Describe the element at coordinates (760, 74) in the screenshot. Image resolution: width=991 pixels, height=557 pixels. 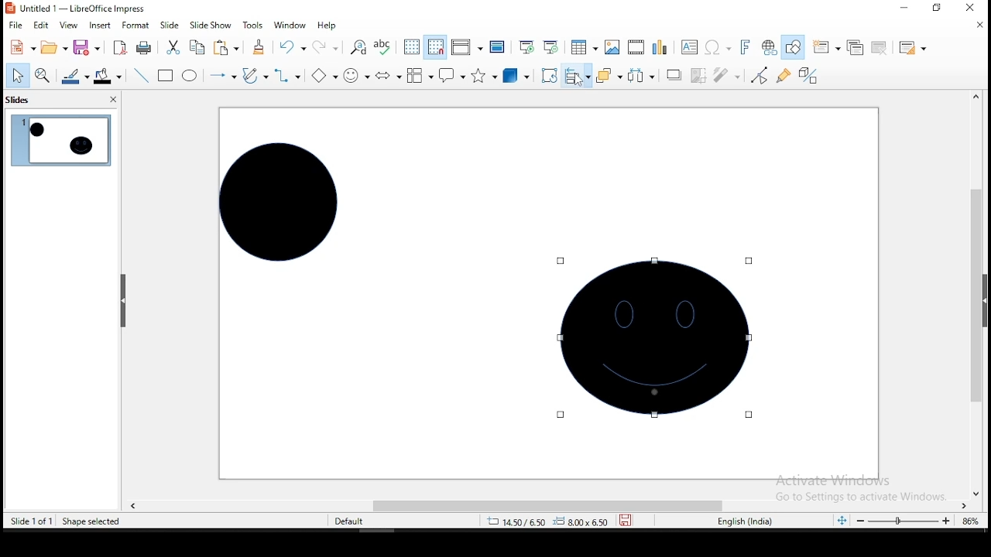
I see `toggle point edit mode` at that location.